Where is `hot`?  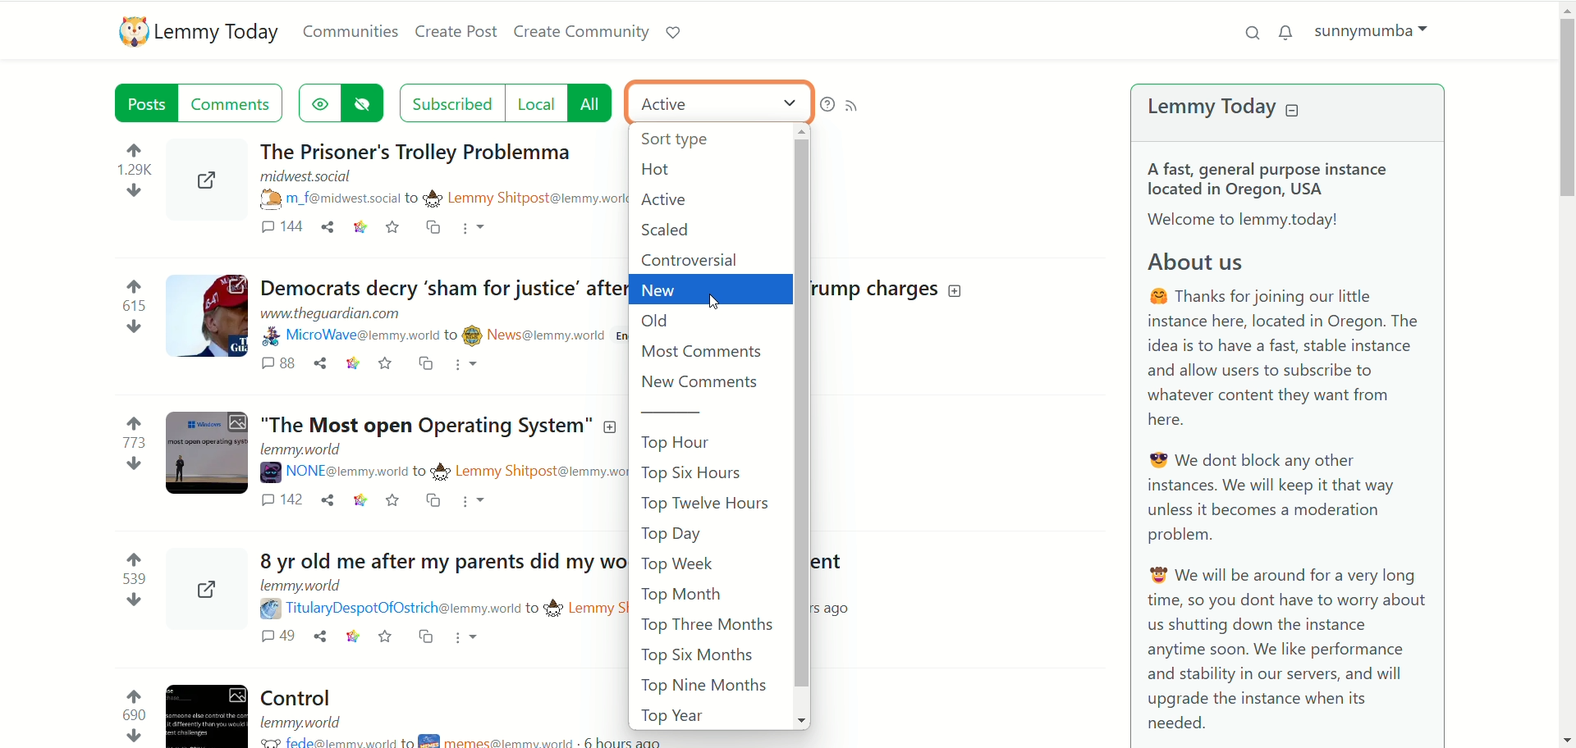
hot is located at coordinates (654, 169).